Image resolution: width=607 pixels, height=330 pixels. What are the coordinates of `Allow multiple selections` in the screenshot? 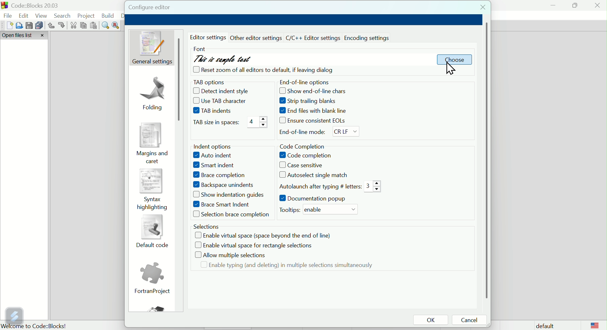 It's located at (231, 255).